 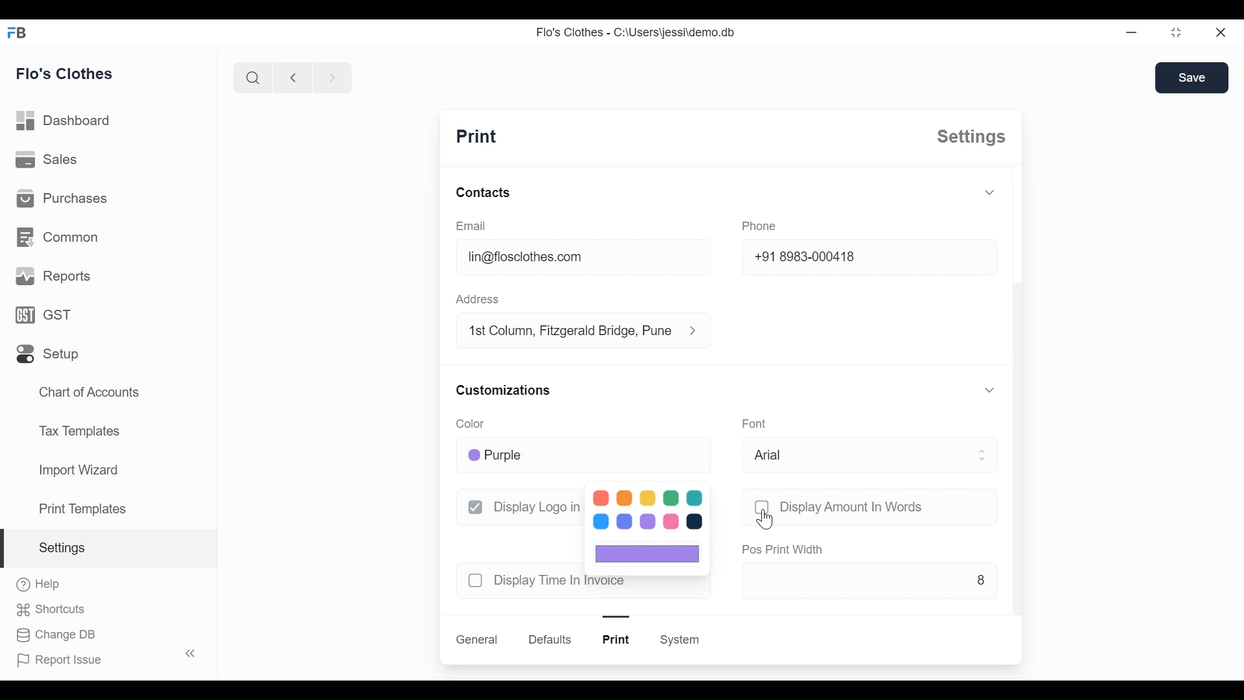 What do you see at coordinates (18, 32) in the screenshot?
I see `FB` at bounding box center [18, 32].